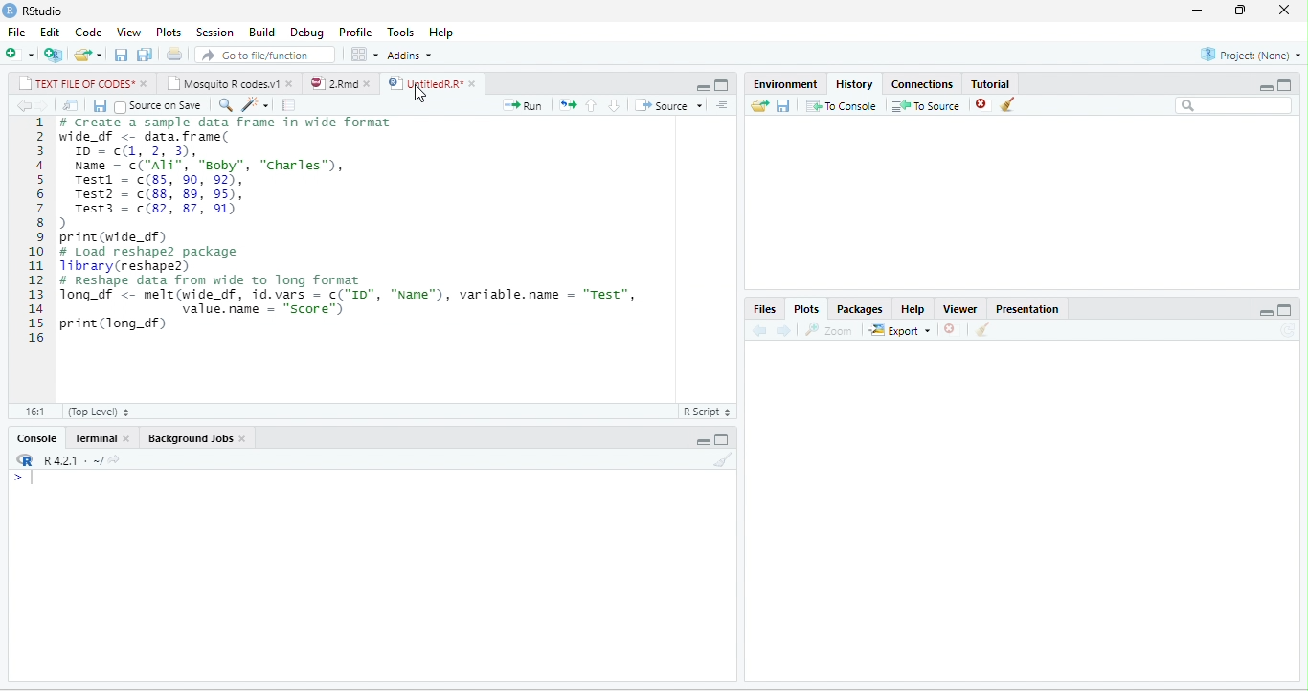 This screenshot has width=1308, height=691. I want to click on # Reshape data from wide to long format

Tong_df <- melt(wide_df, id.vars = c("ID", "Name"), variable.name = "Test",
value.name = “score”)

print(long_df), so click(359, 302).